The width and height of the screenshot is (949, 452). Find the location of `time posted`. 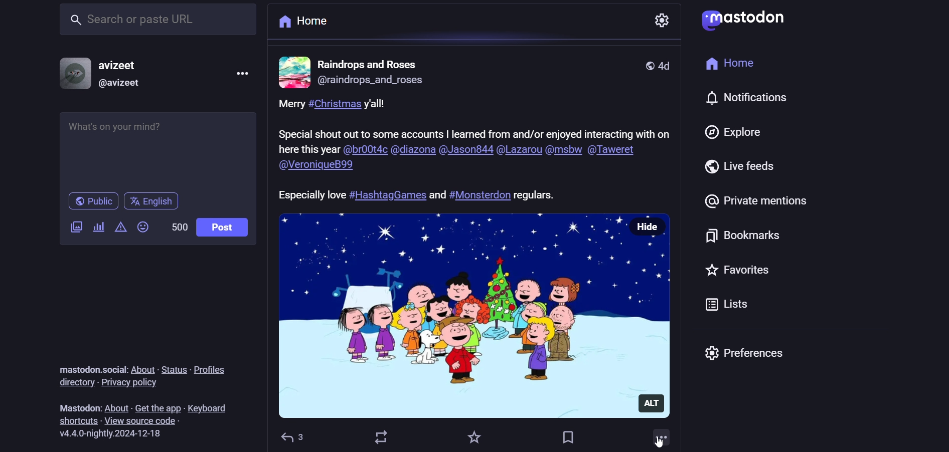

time posted is located at coordinates (669, 65).